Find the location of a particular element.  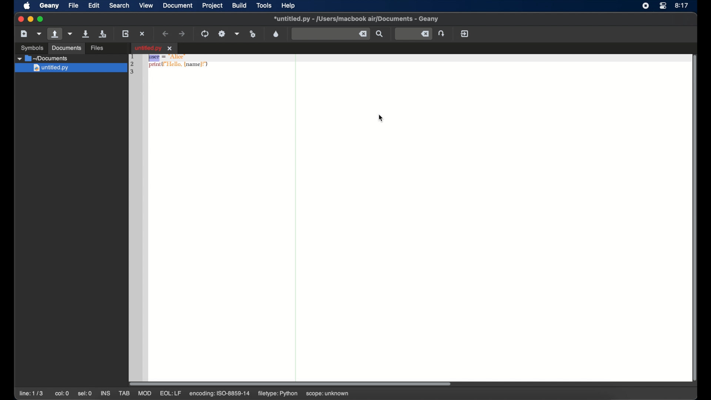

open a color chooser dialog is located at coordinates (276, 34).